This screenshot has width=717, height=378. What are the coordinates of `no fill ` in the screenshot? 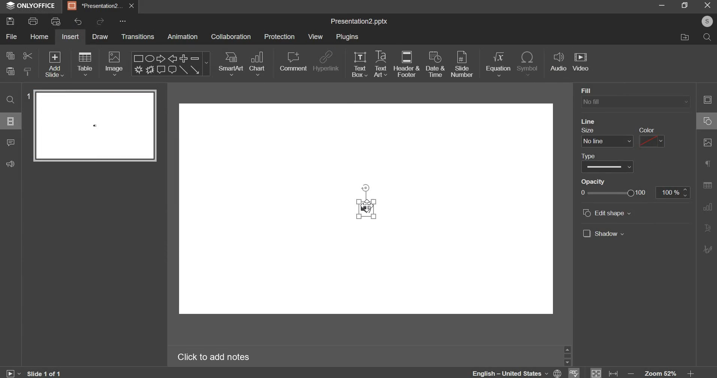 It's located at (635, 102).